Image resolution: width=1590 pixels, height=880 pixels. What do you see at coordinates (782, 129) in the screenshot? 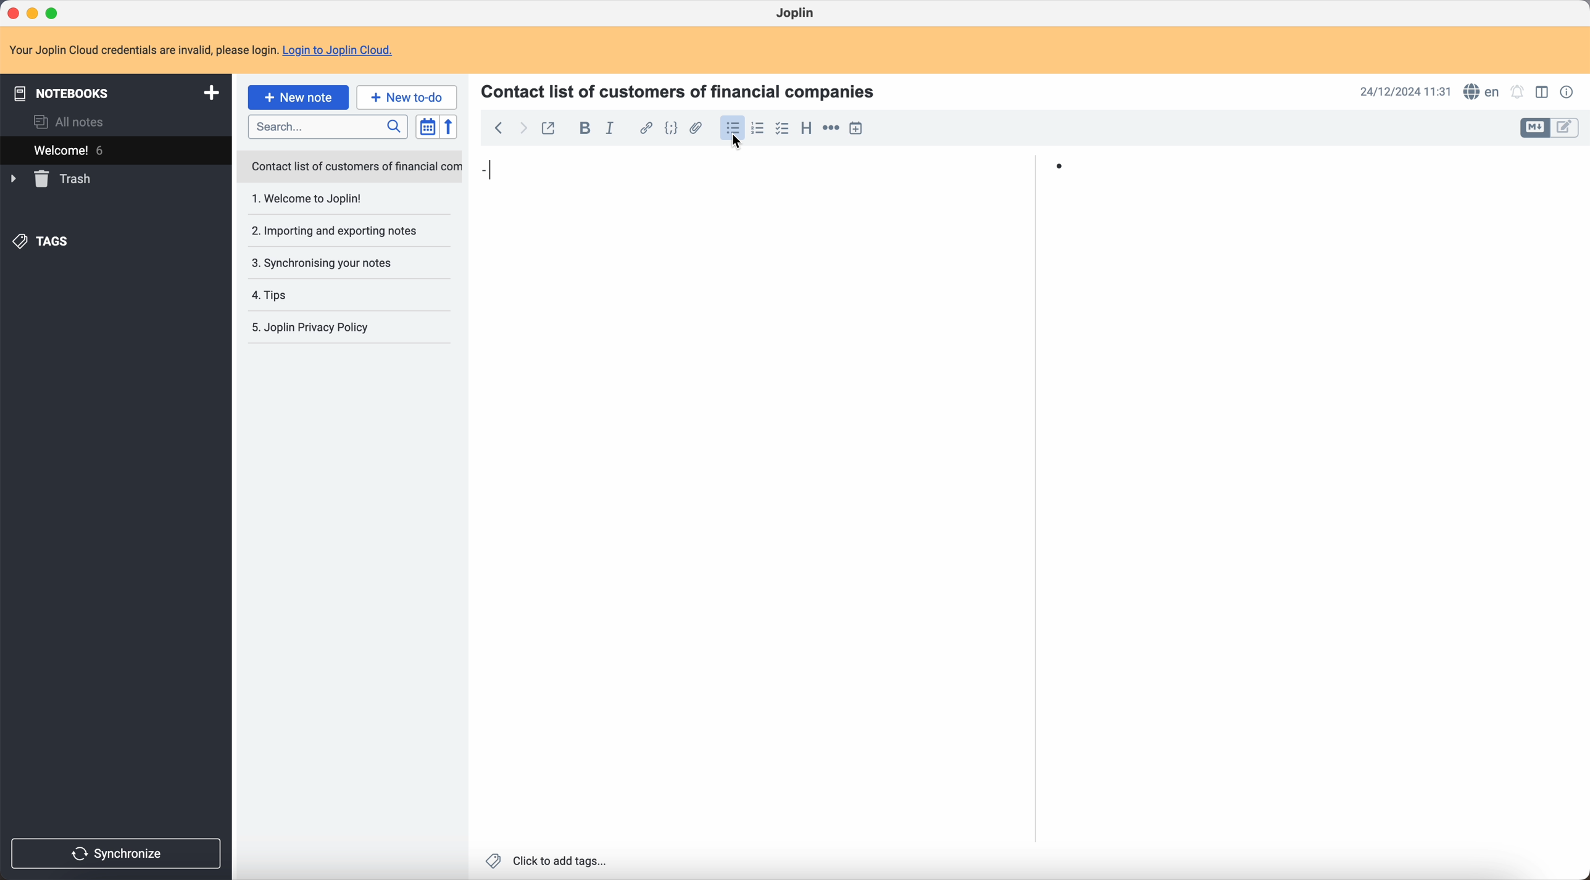
I see `check list` at bounding box center [782, 129].